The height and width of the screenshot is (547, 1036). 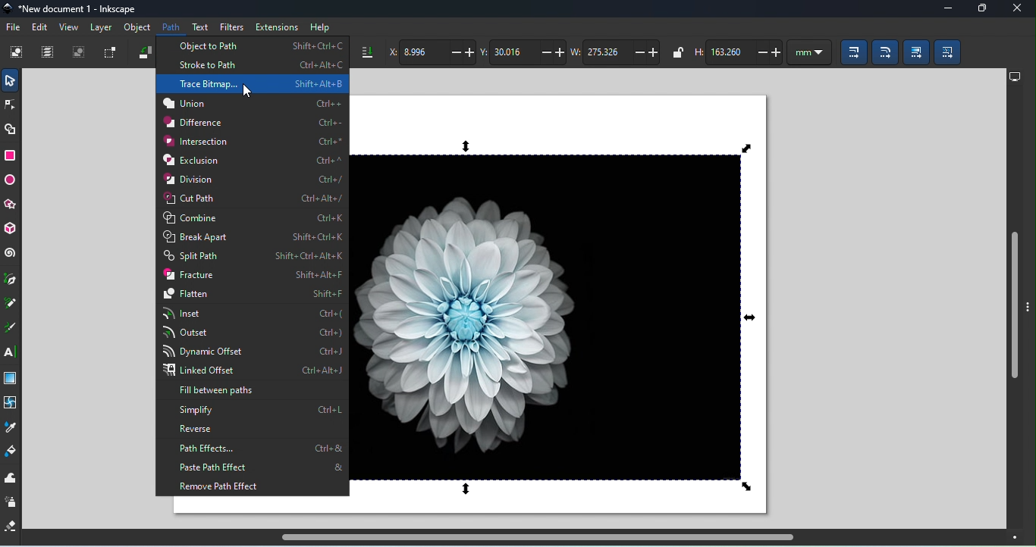 I want to click on Dynamic offset, so click(x=252, y=352).